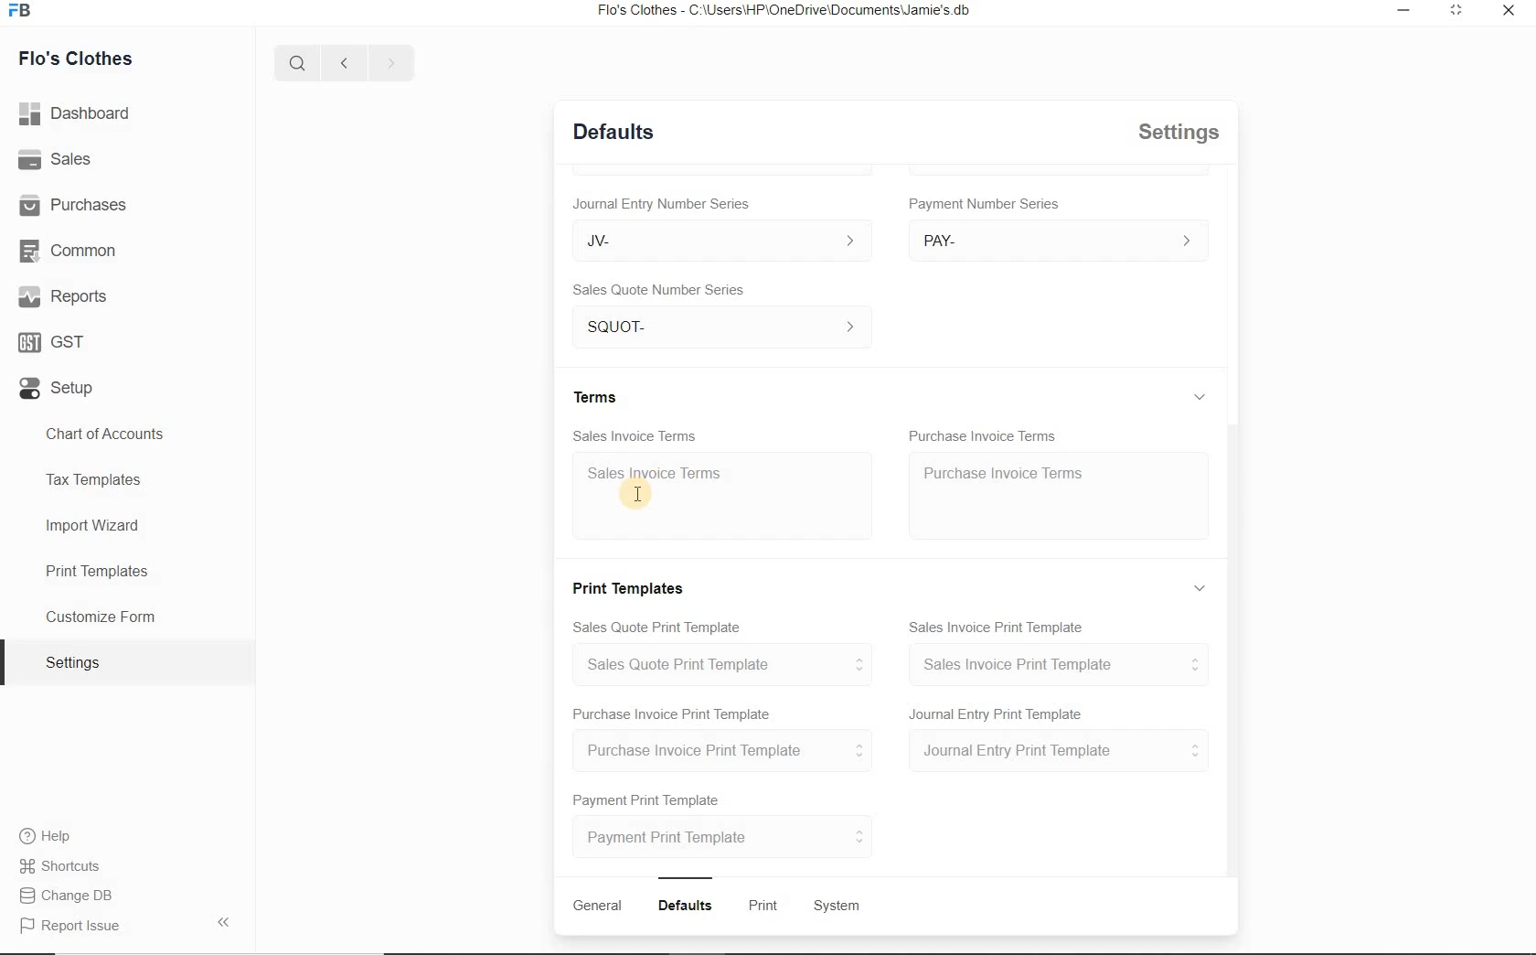  I want to click on Shortcuts, so click(60, 867).